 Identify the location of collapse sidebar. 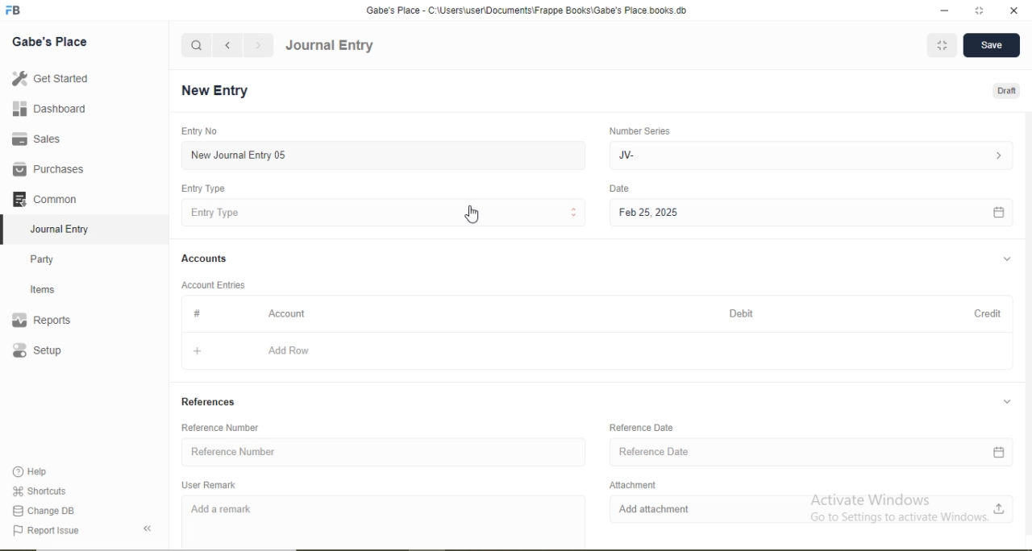
(150, 528).